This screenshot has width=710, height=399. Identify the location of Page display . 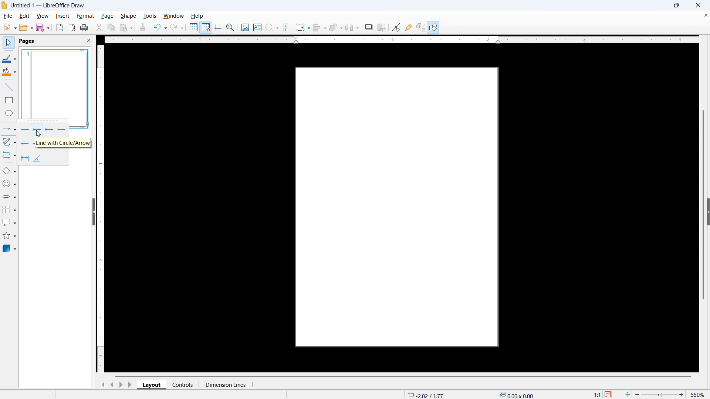
(55, 83).